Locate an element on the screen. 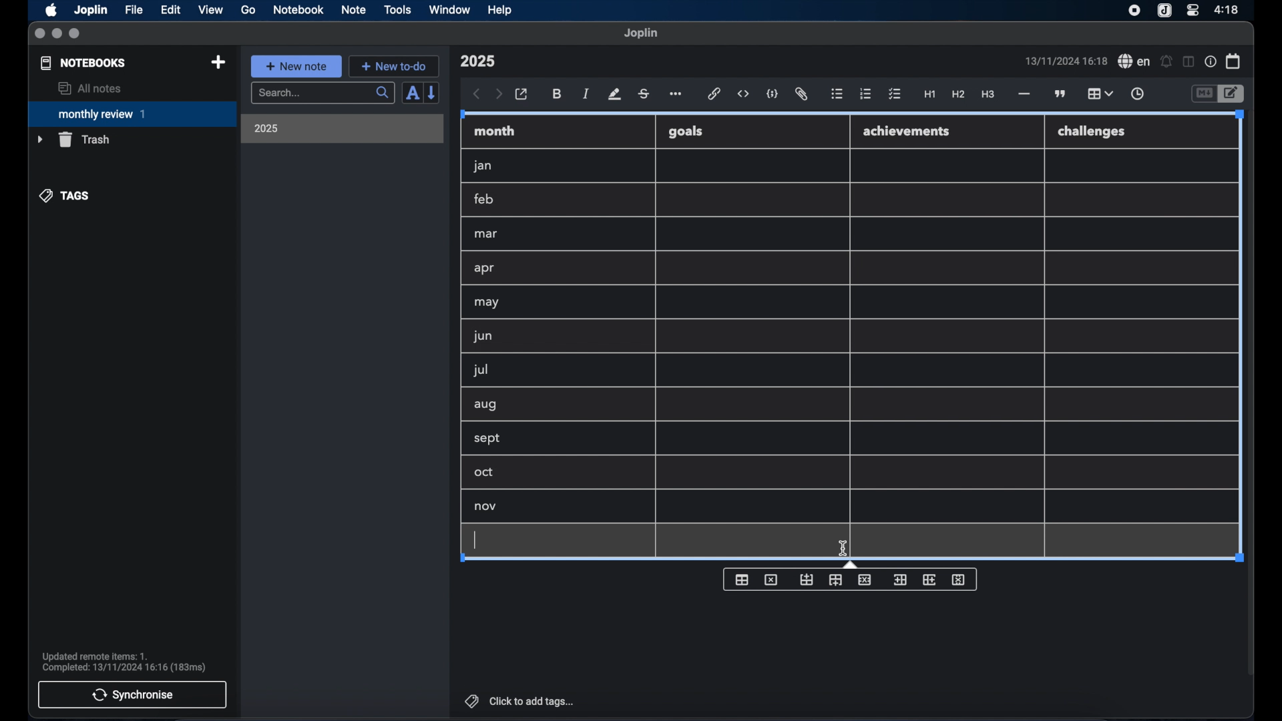  more options is located at coordinates (677, 95).